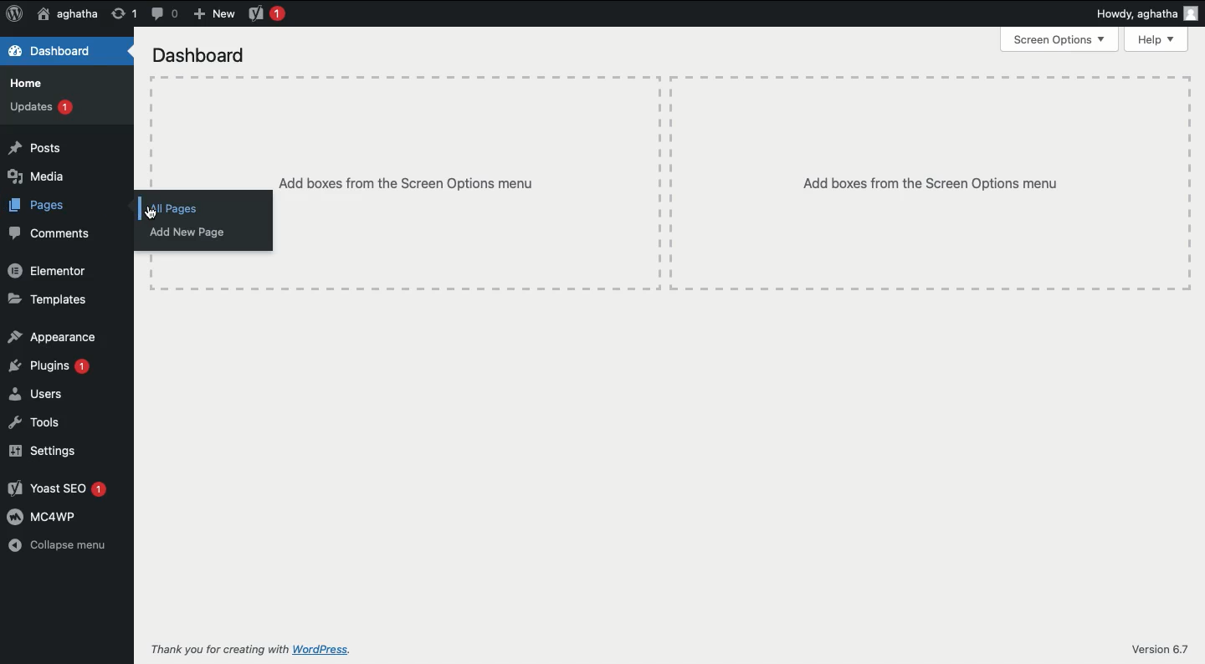 The image size is (1205, 664). What do you see at coordinates (54, 336) in the screenshot?
I see `Appearance` at bounding box center [54, 336].